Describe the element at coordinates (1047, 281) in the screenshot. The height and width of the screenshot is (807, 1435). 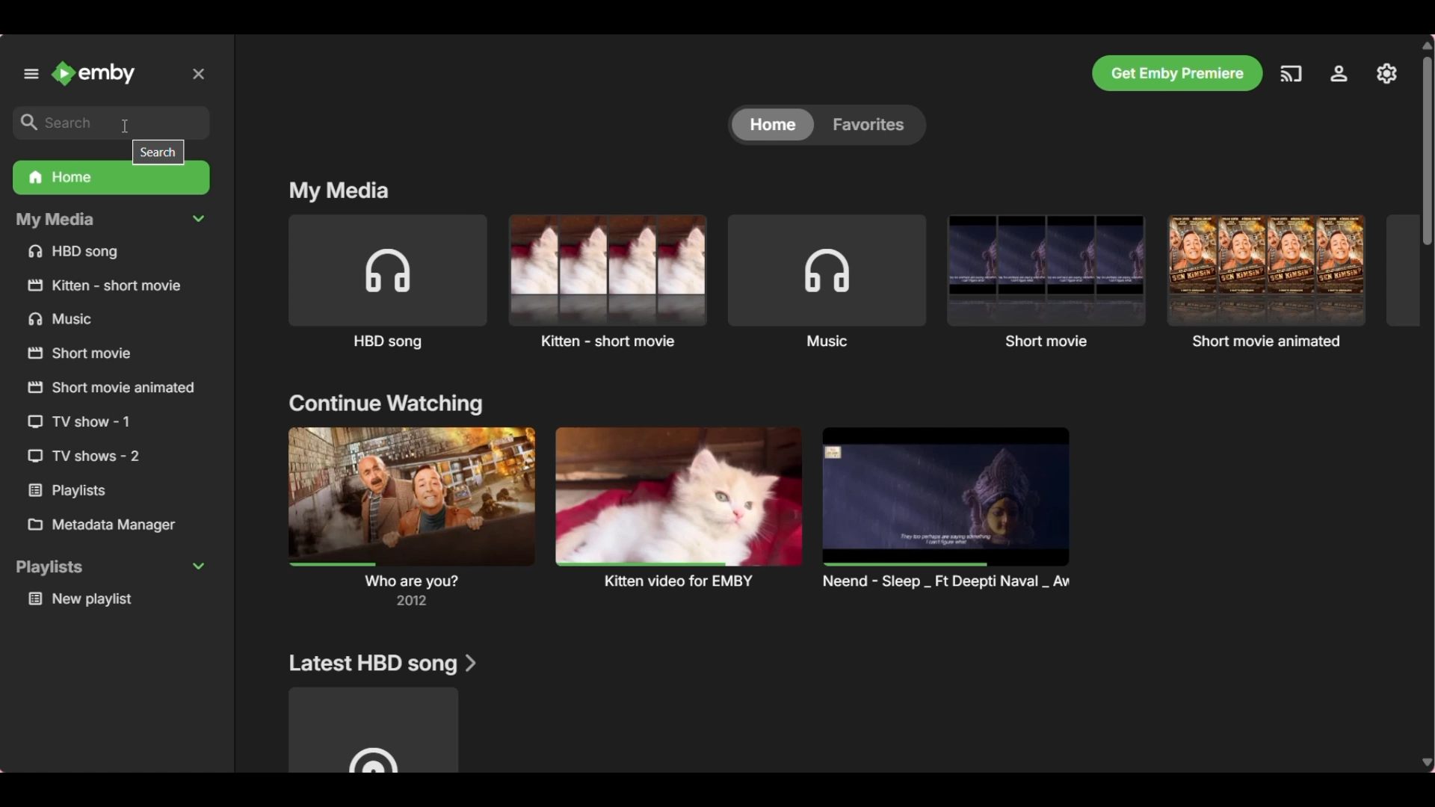
I see `Short movie` at that location.